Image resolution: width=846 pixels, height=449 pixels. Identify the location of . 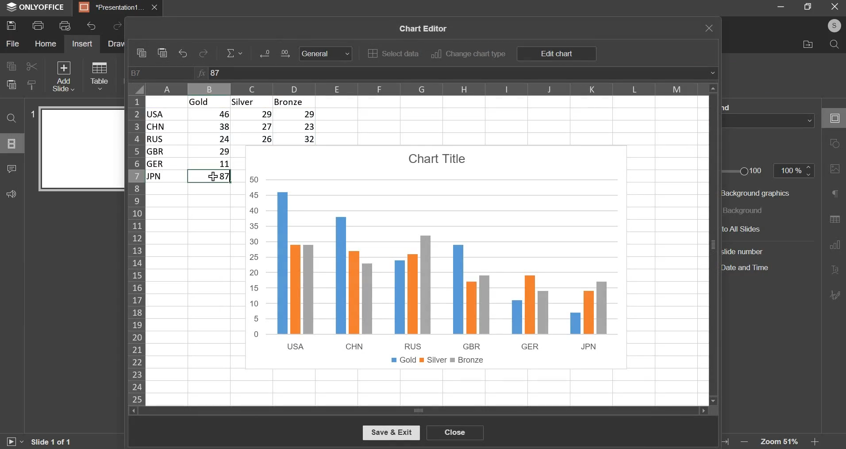
(289, 54).